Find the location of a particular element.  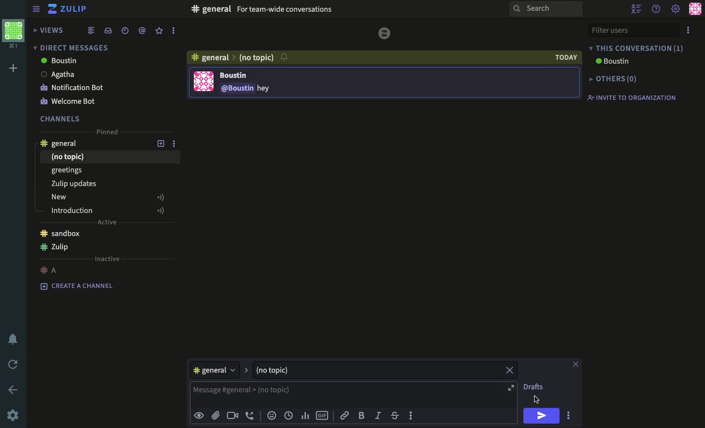

add new topic is located at coordinates (161, 144).